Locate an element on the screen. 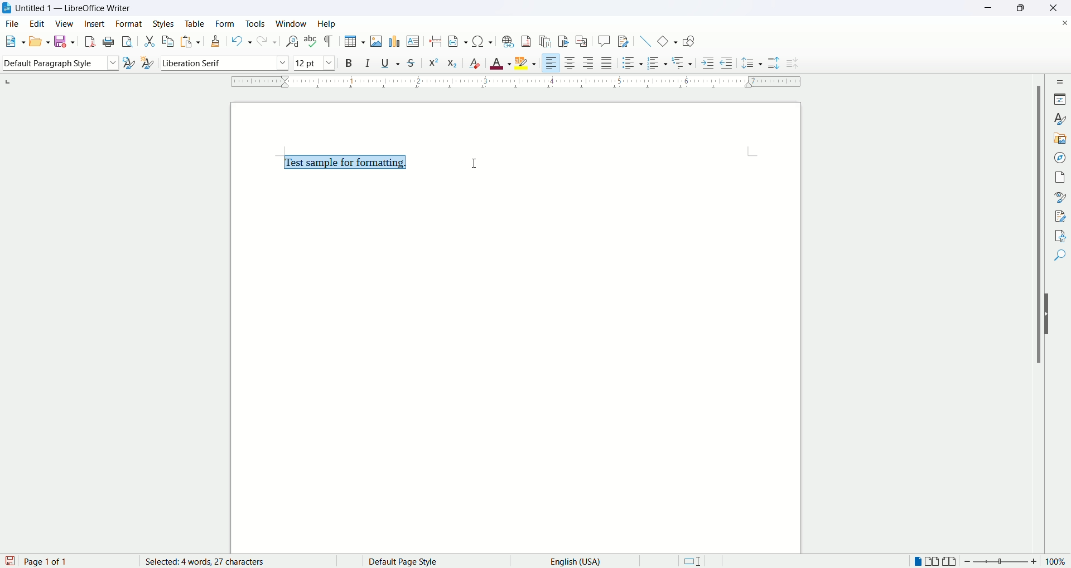 The height and width of the screenshot is (568, 1071). underline is located at coordinates (390, 63).